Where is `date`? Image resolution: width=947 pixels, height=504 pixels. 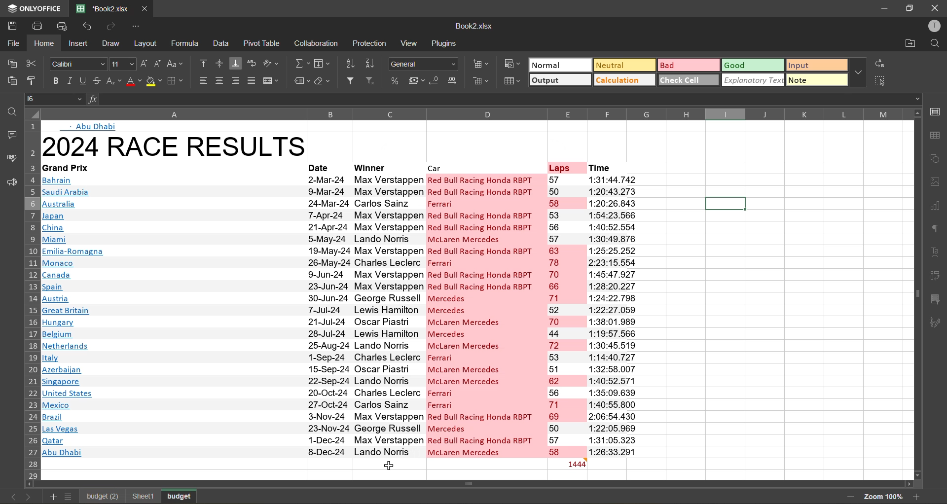
date is located at coordinates (321, 167).